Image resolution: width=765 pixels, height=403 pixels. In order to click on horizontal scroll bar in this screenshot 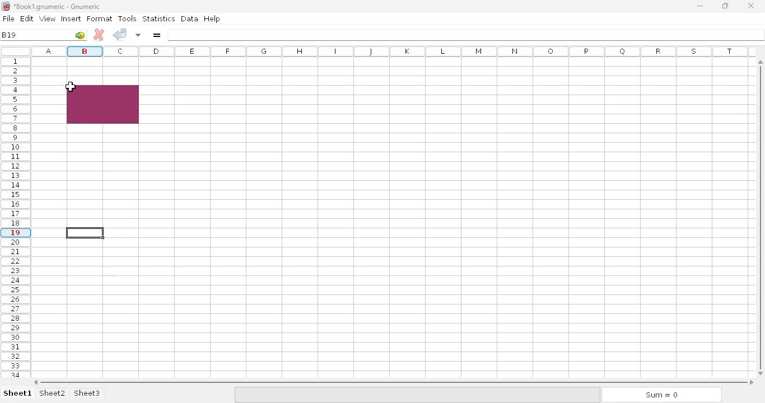, I will do `click(395, 382)`.